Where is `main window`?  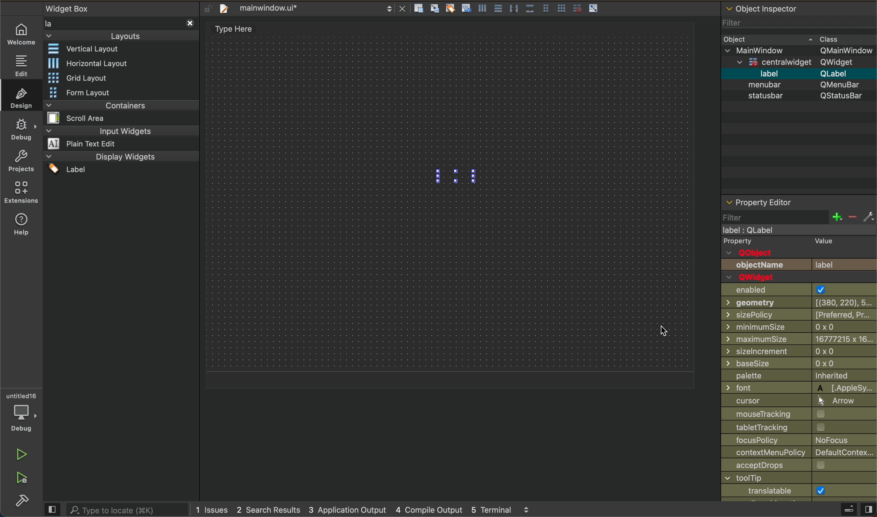
main window is located at coordinates (795, 230).